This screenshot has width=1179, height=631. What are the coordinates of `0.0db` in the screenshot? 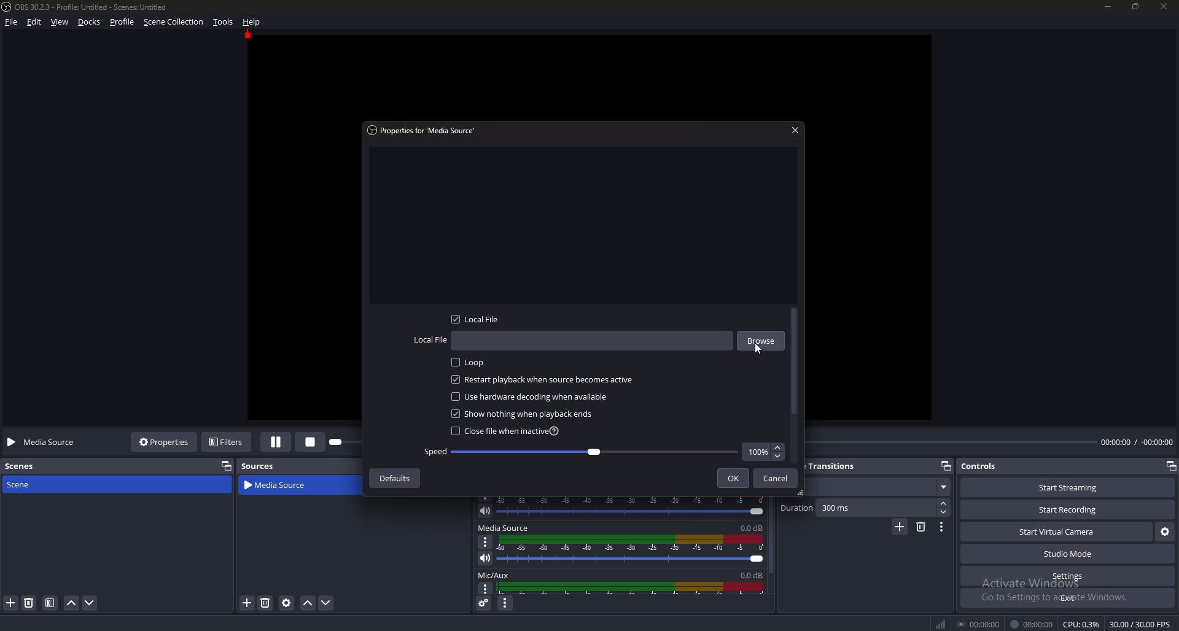 It's located at (753, 527).